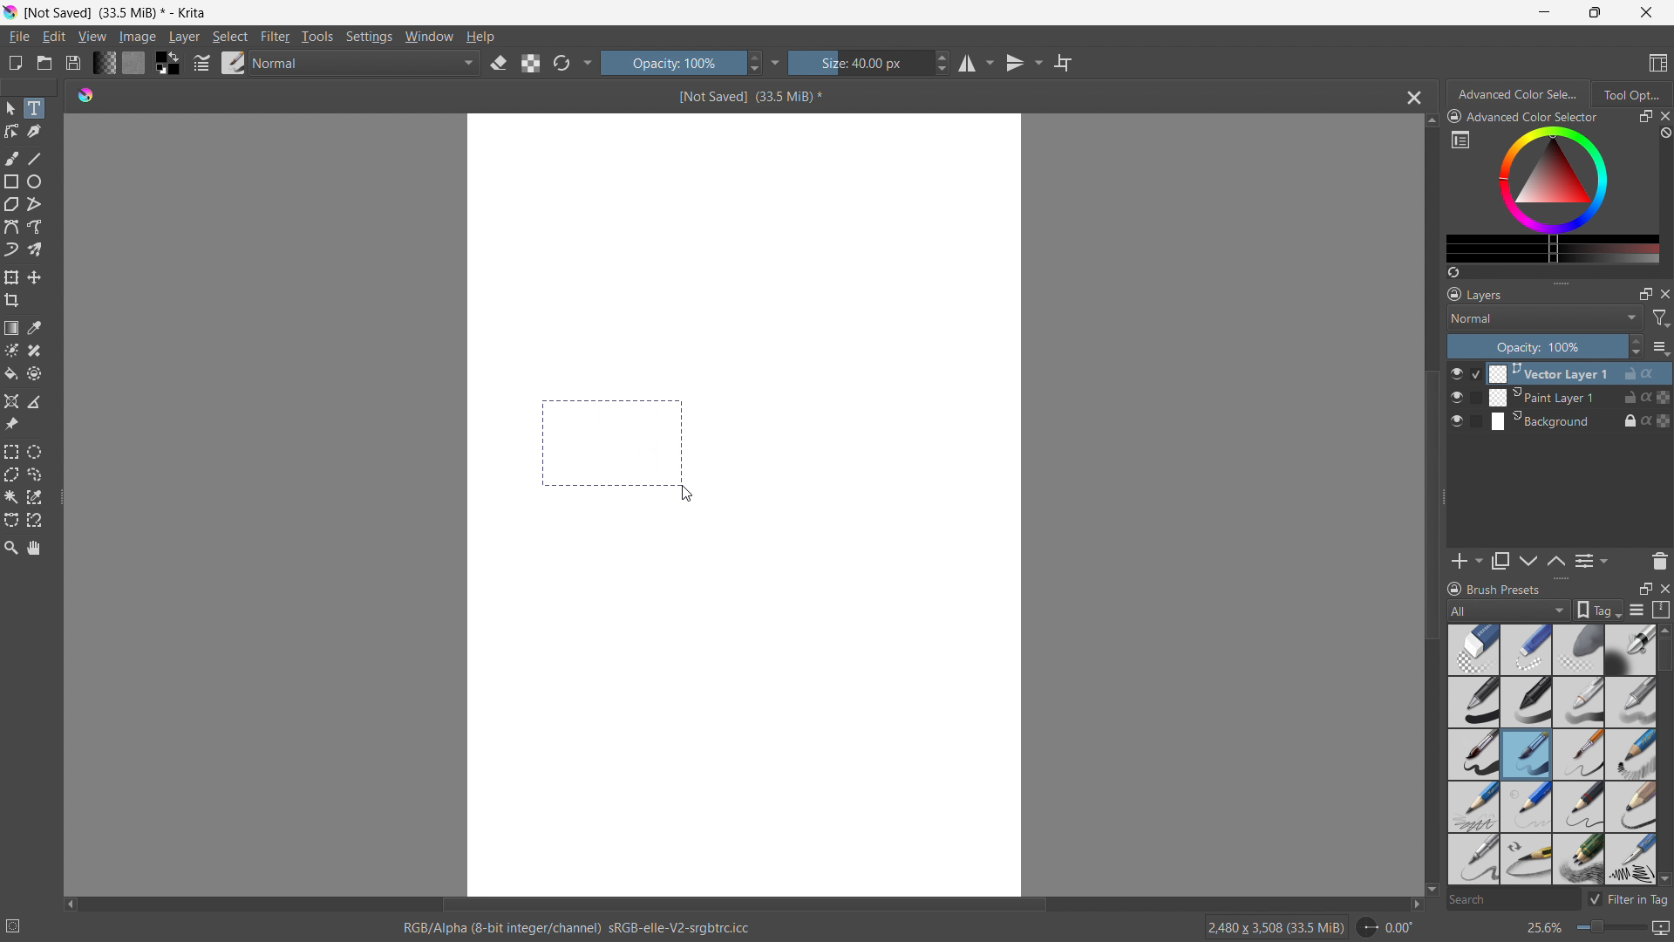 Image resolution: width=1674 pixels, height=942 pixels. I want to click on edit shapes tool, so click(12, 131).